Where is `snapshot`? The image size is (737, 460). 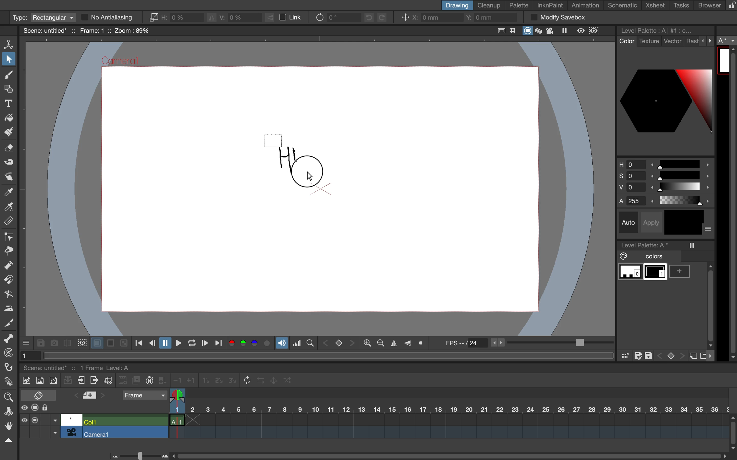
snapshot is located at coordinates (53, 343).